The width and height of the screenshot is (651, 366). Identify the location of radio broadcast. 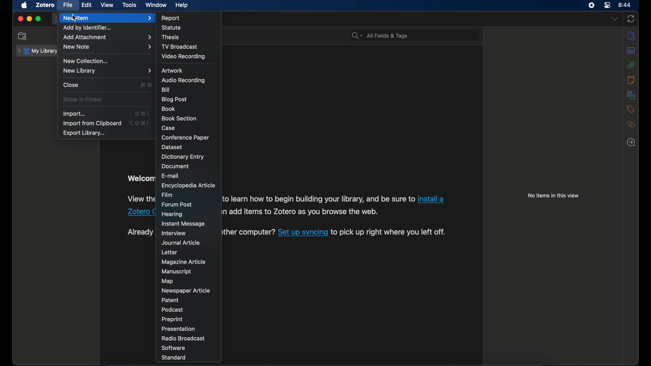
(184, 338).